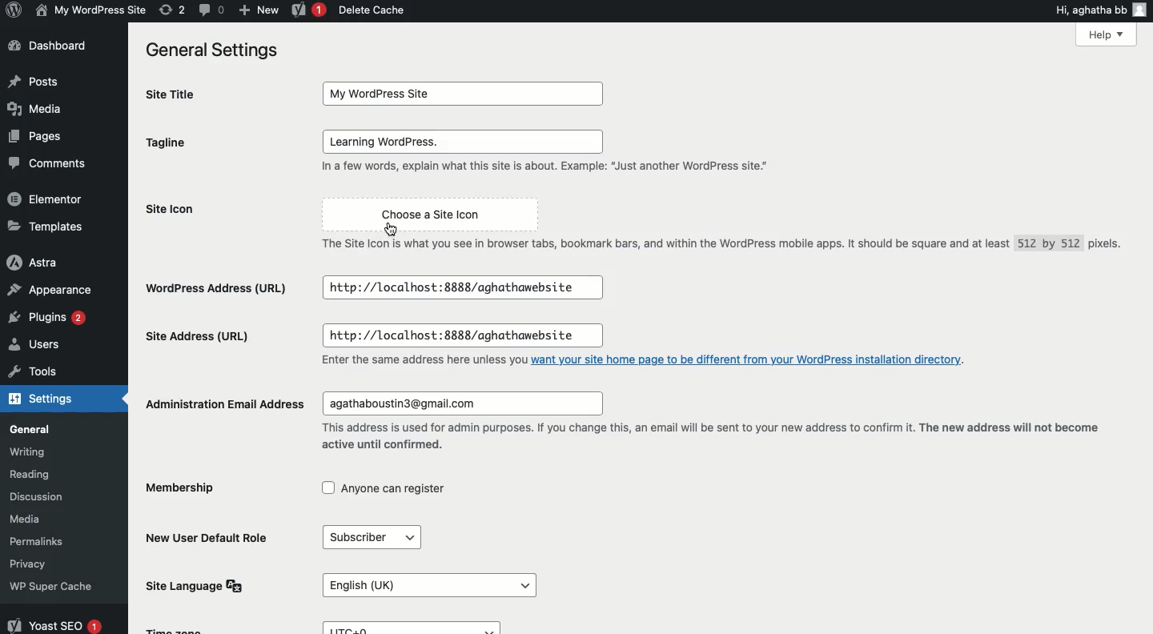  Describe the element at coordinates (58, 584) in the screenshot. I see `WP Super Cache` at that location.